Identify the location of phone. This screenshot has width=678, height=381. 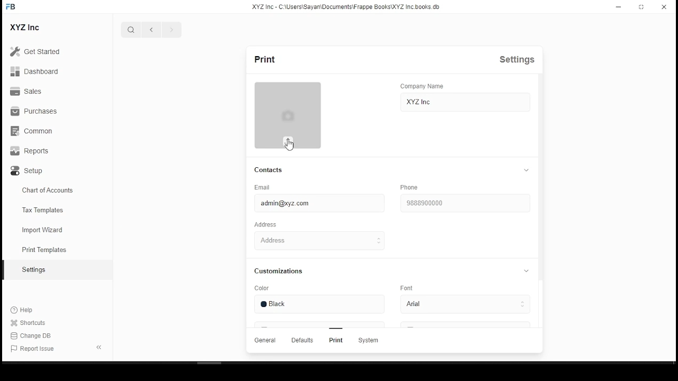
(409, 187).